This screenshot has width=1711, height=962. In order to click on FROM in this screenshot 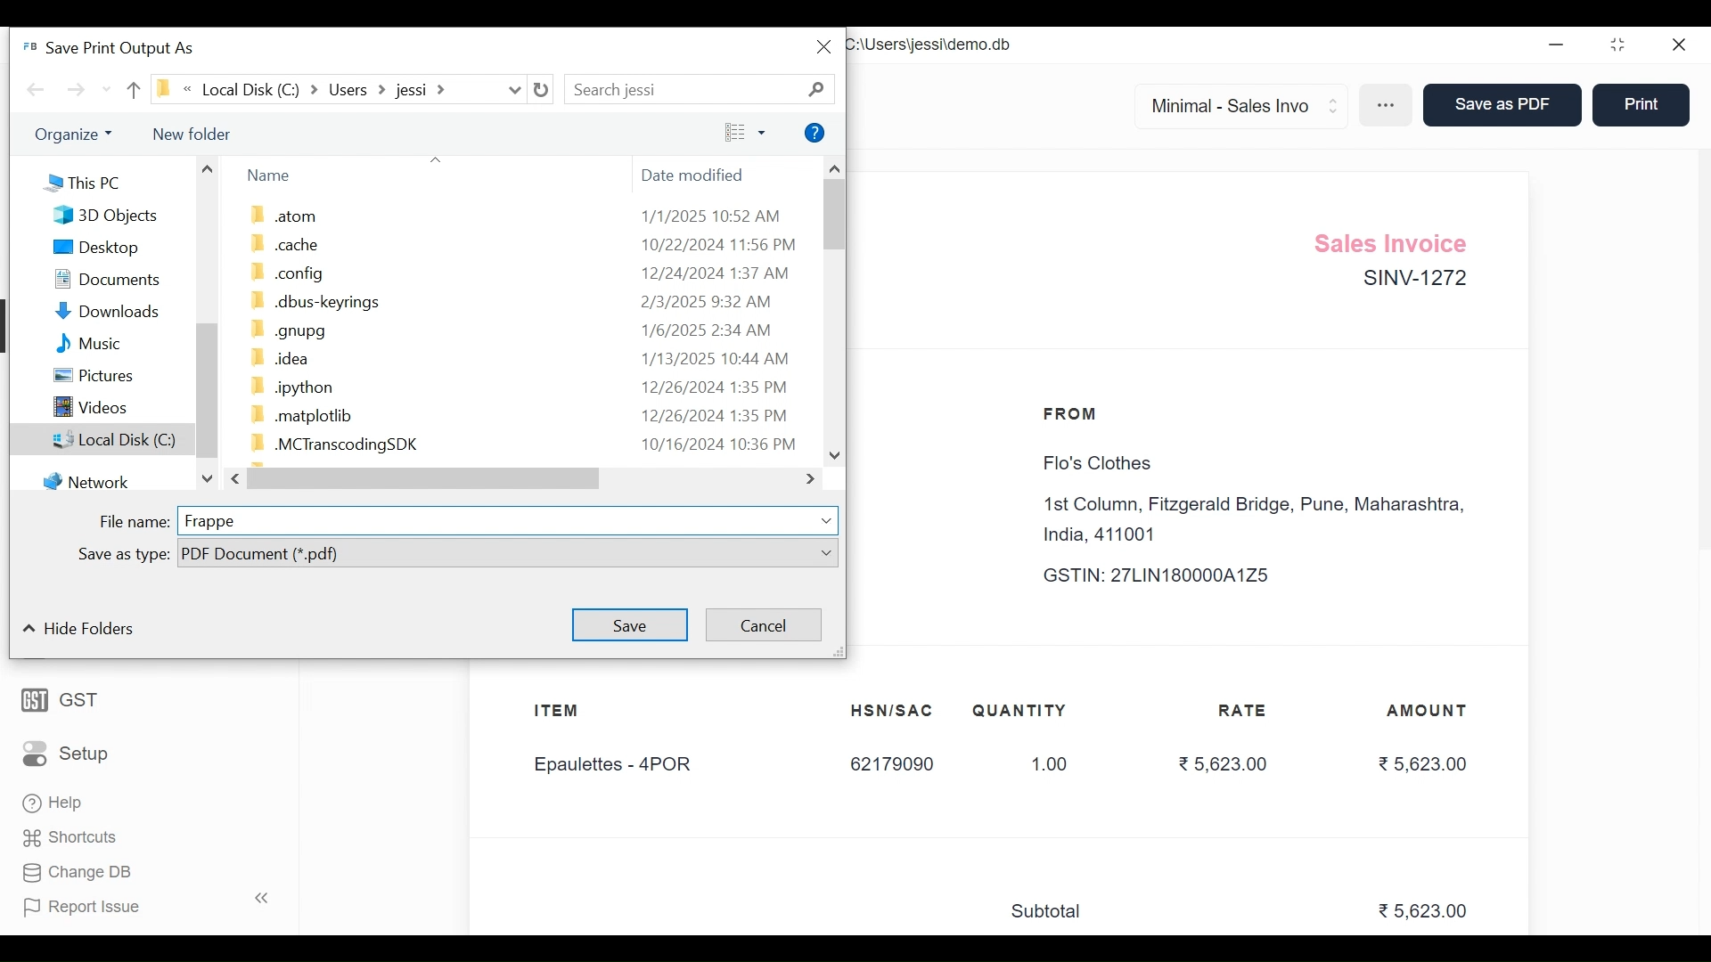, I will do `click(1075, 414)`.